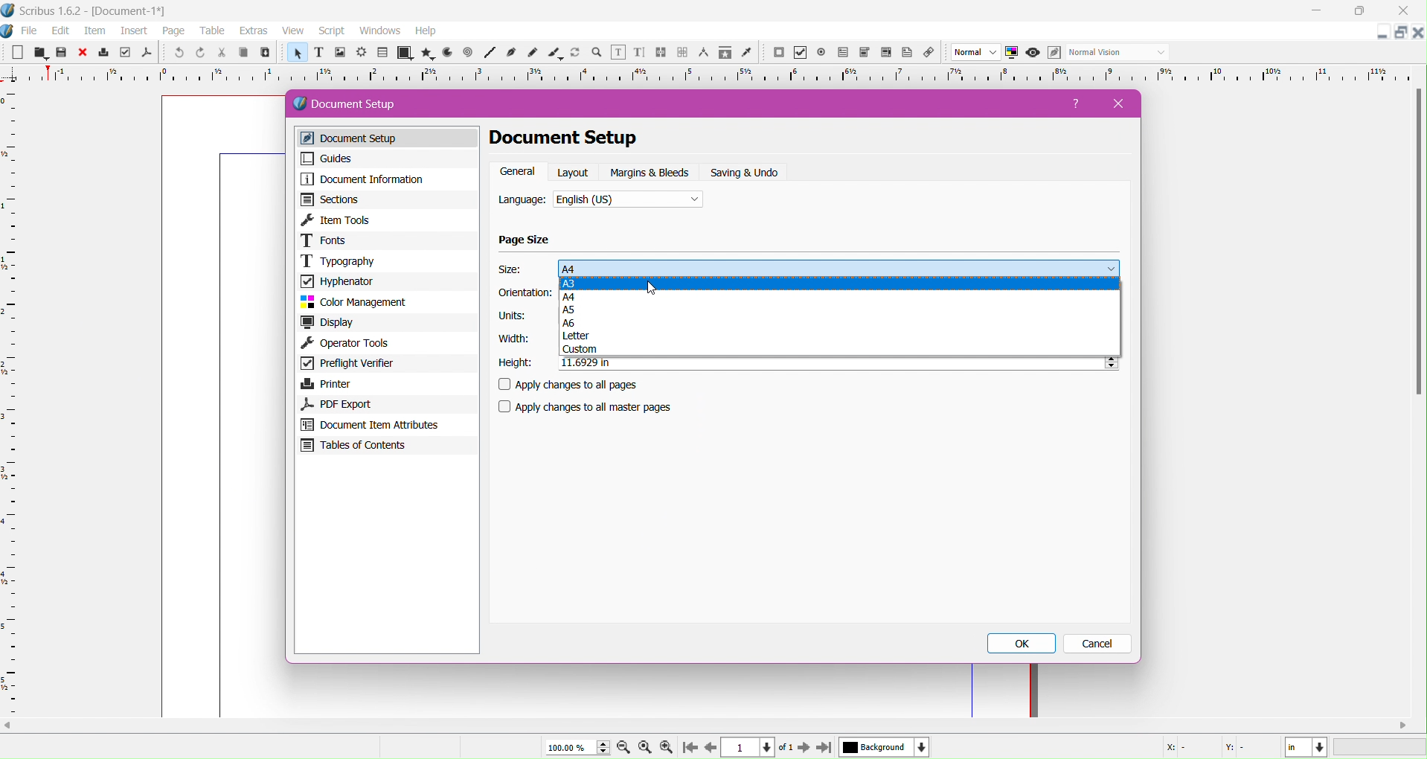 This screenshot has width=1427, height=759. What do you see at coordinates (132, 12) in the screenshot?
I see `document name` at bounding box center [132, 12].